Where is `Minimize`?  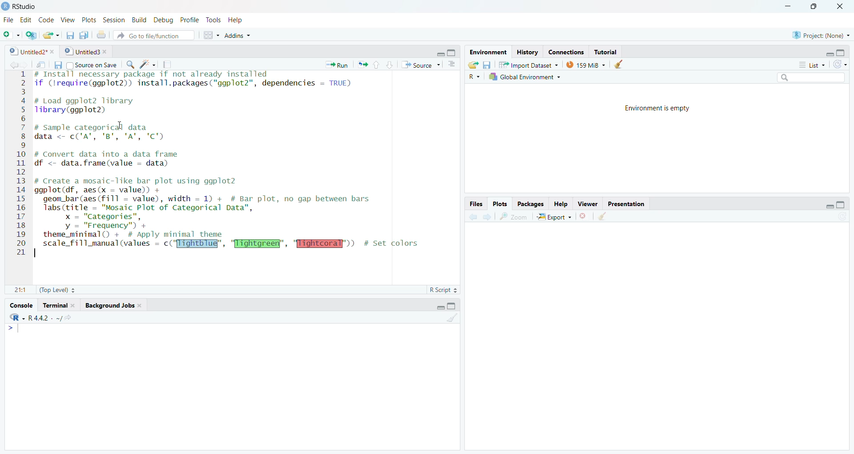 Minimize is located at coordinates (789, 7).